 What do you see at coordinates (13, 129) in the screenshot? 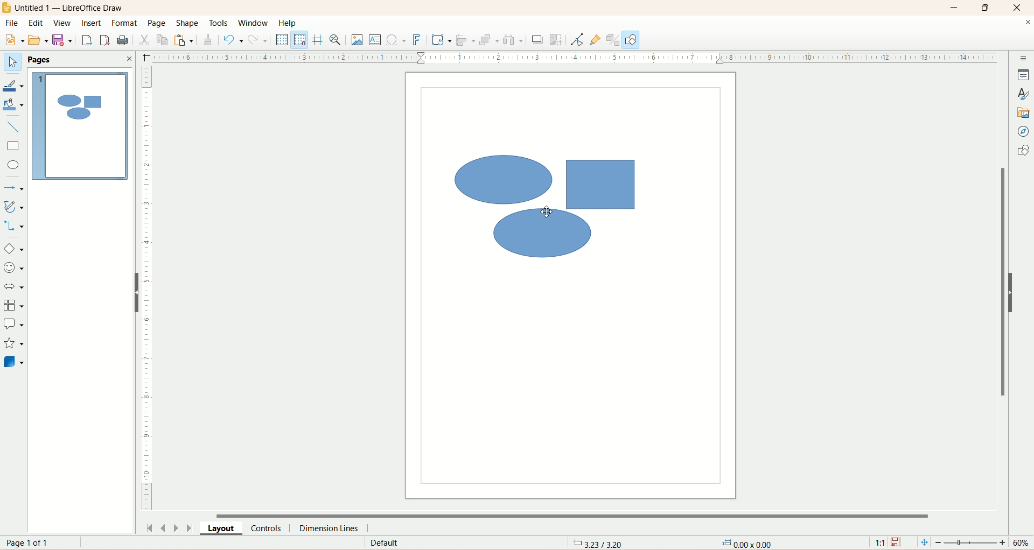
I see `insert line` at bounding box center [13, 129].